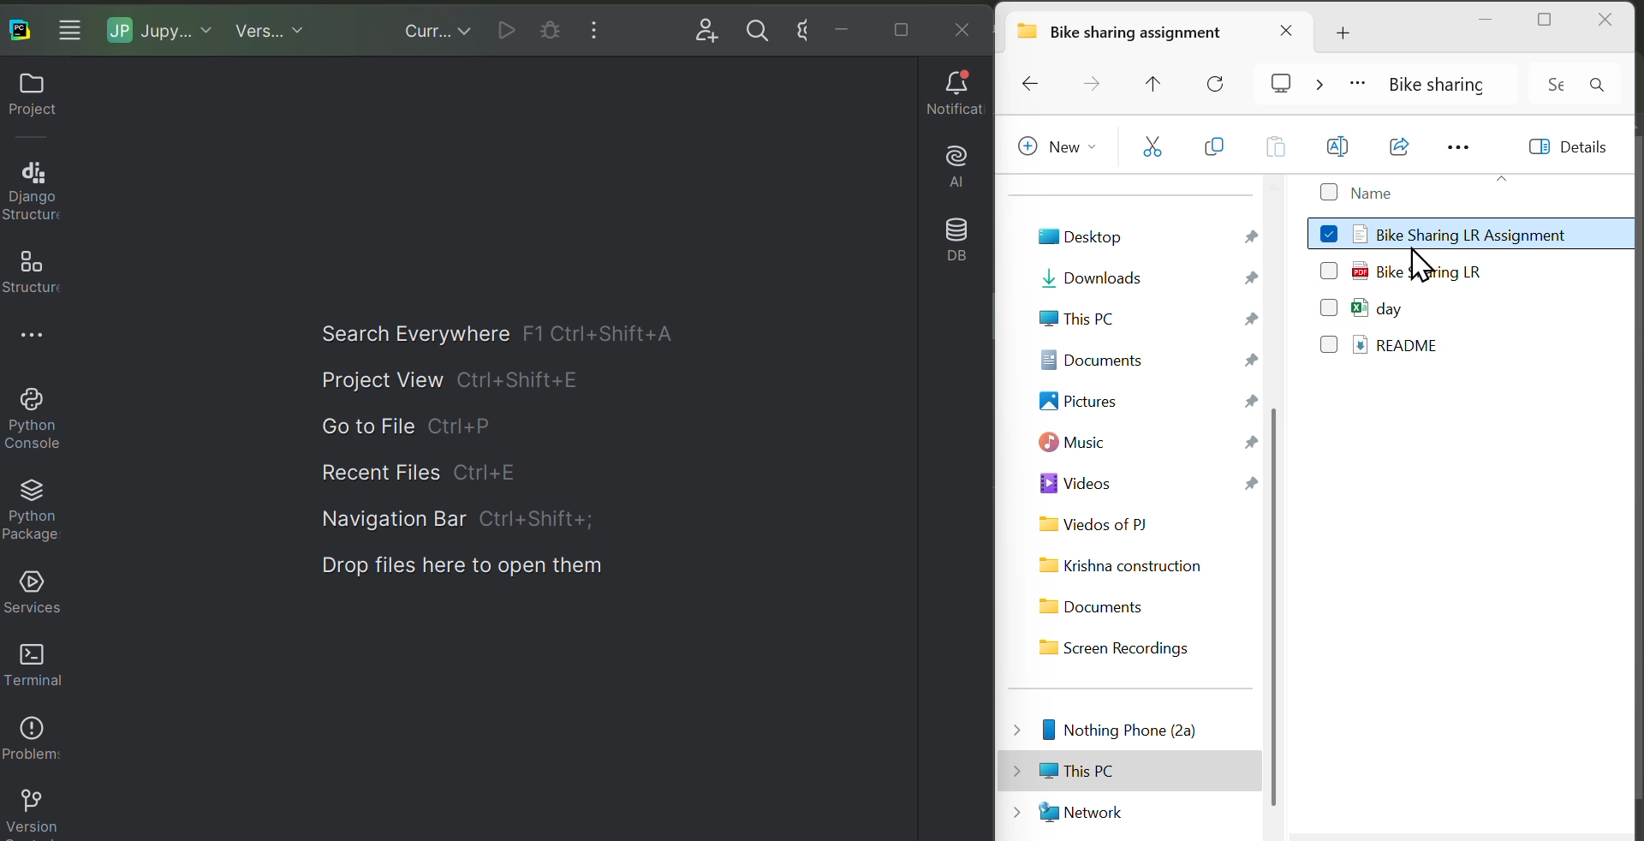 The image size is (1644, 841). Describe the element at coordinates (1162, 83) in the screenshot. I see `Move up` at that location.